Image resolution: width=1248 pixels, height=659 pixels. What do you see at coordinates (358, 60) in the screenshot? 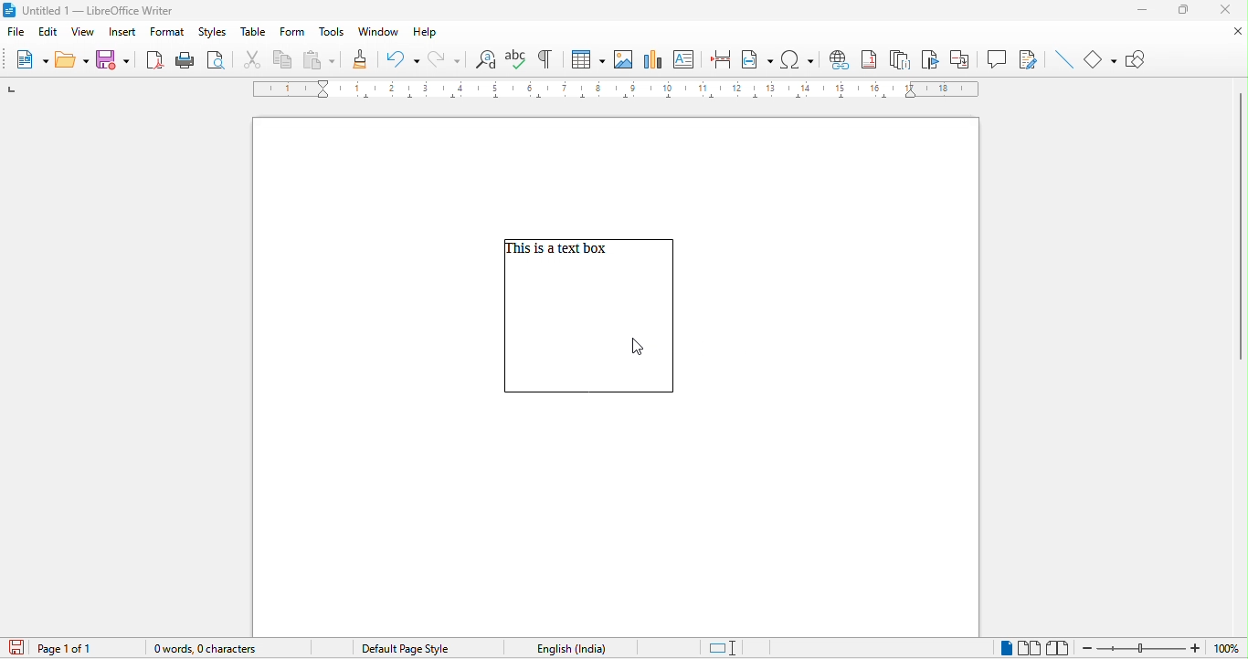
I see `clone formatting` at bounding box center [358, 60].